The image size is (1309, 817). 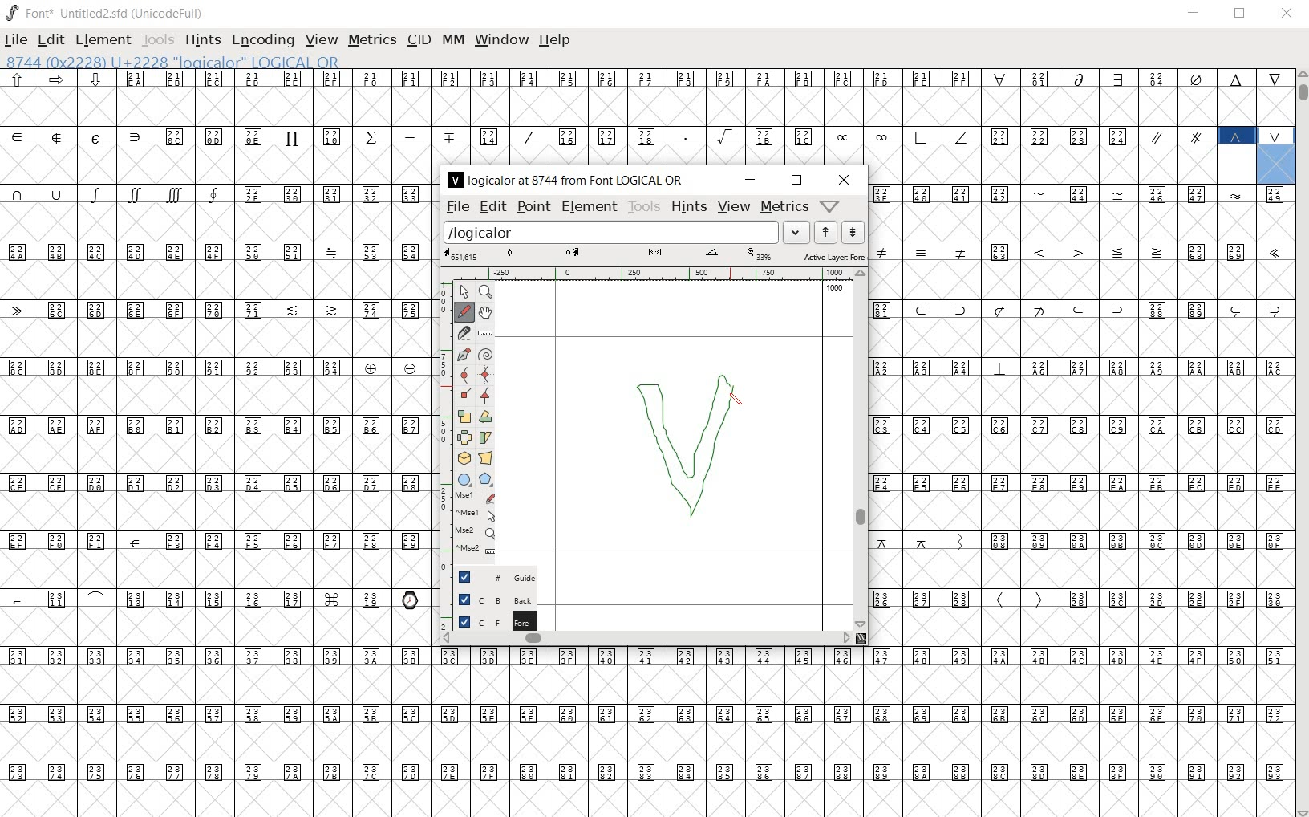 What do you see at coordinates (103, 12) in the screenshot?
I see `font* Untitled2.sfd (UnicodeFull)` at bounding box center [103, 12].